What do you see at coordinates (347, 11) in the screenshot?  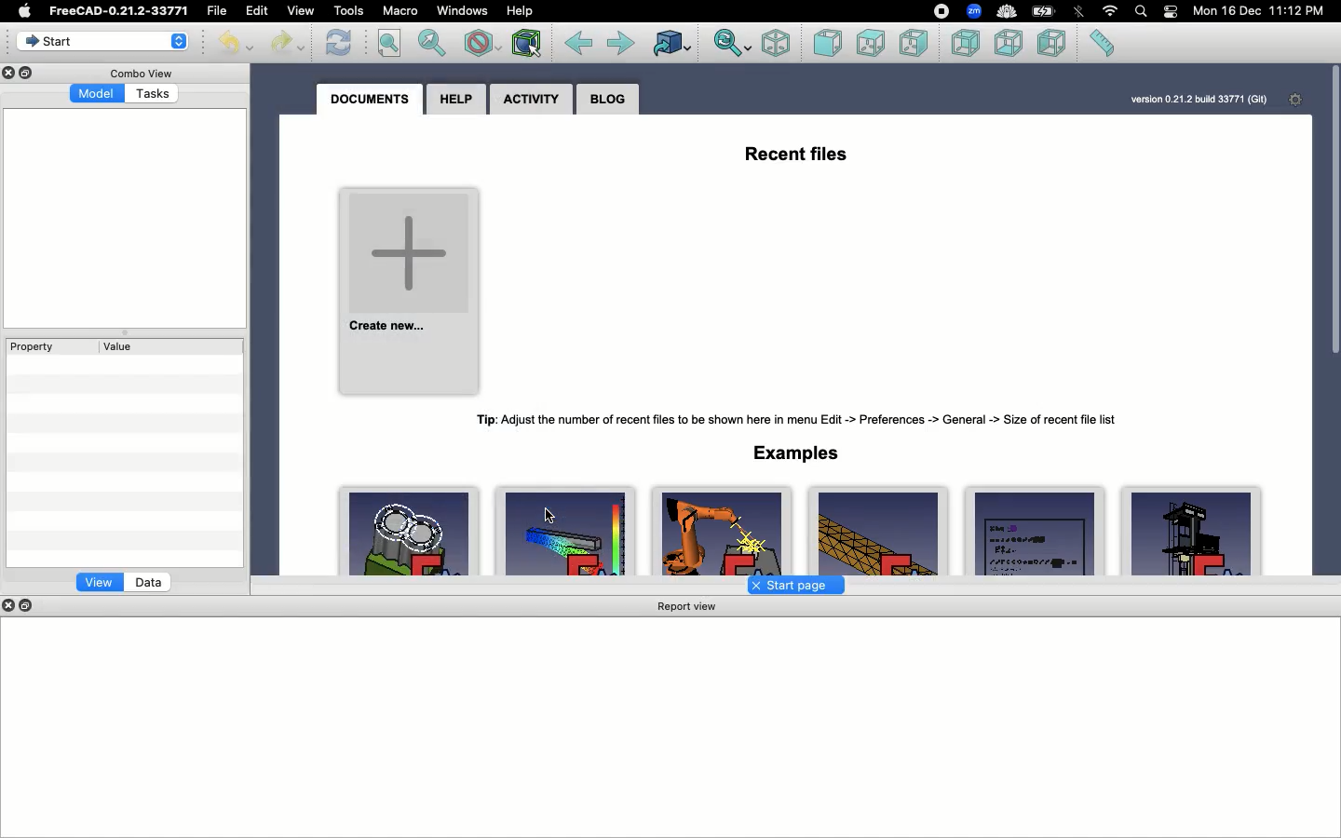 I see `Tools` at bounding box center [347, 11].